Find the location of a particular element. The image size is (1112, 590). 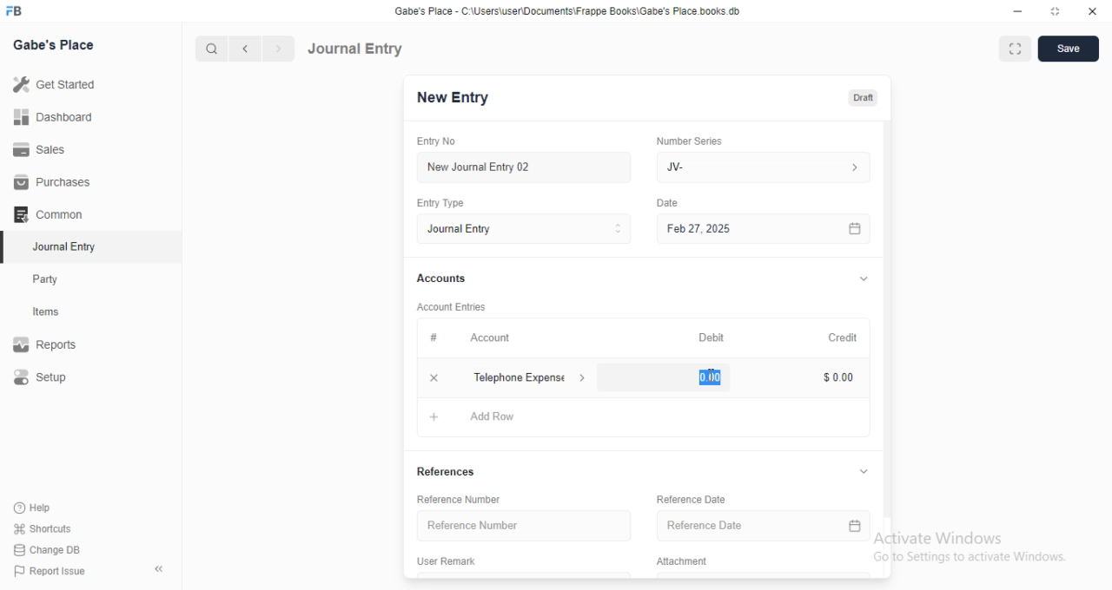

Add is located at coordinates (434, 377).